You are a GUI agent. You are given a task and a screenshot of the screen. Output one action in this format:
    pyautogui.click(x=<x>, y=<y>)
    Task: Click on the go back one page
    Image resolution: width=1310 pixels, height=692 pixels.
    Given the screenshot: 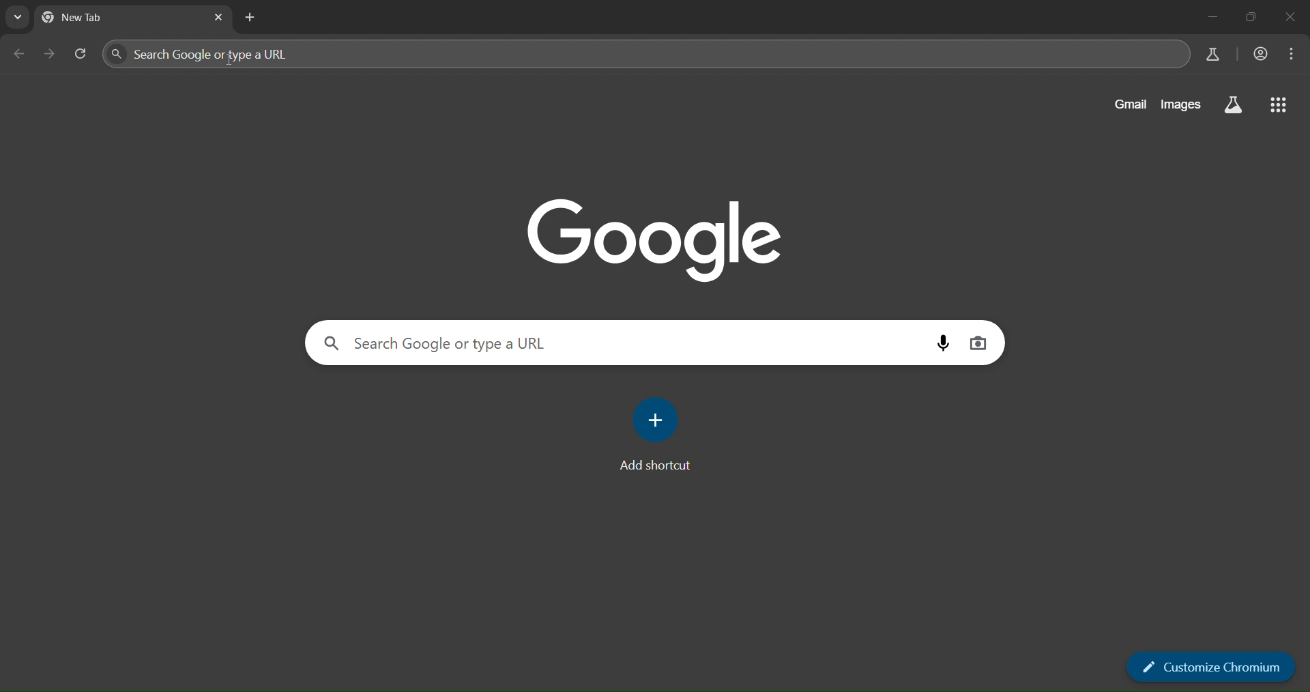 What is the action you would take?
    pyautogui.click(x=20, y=53)
    